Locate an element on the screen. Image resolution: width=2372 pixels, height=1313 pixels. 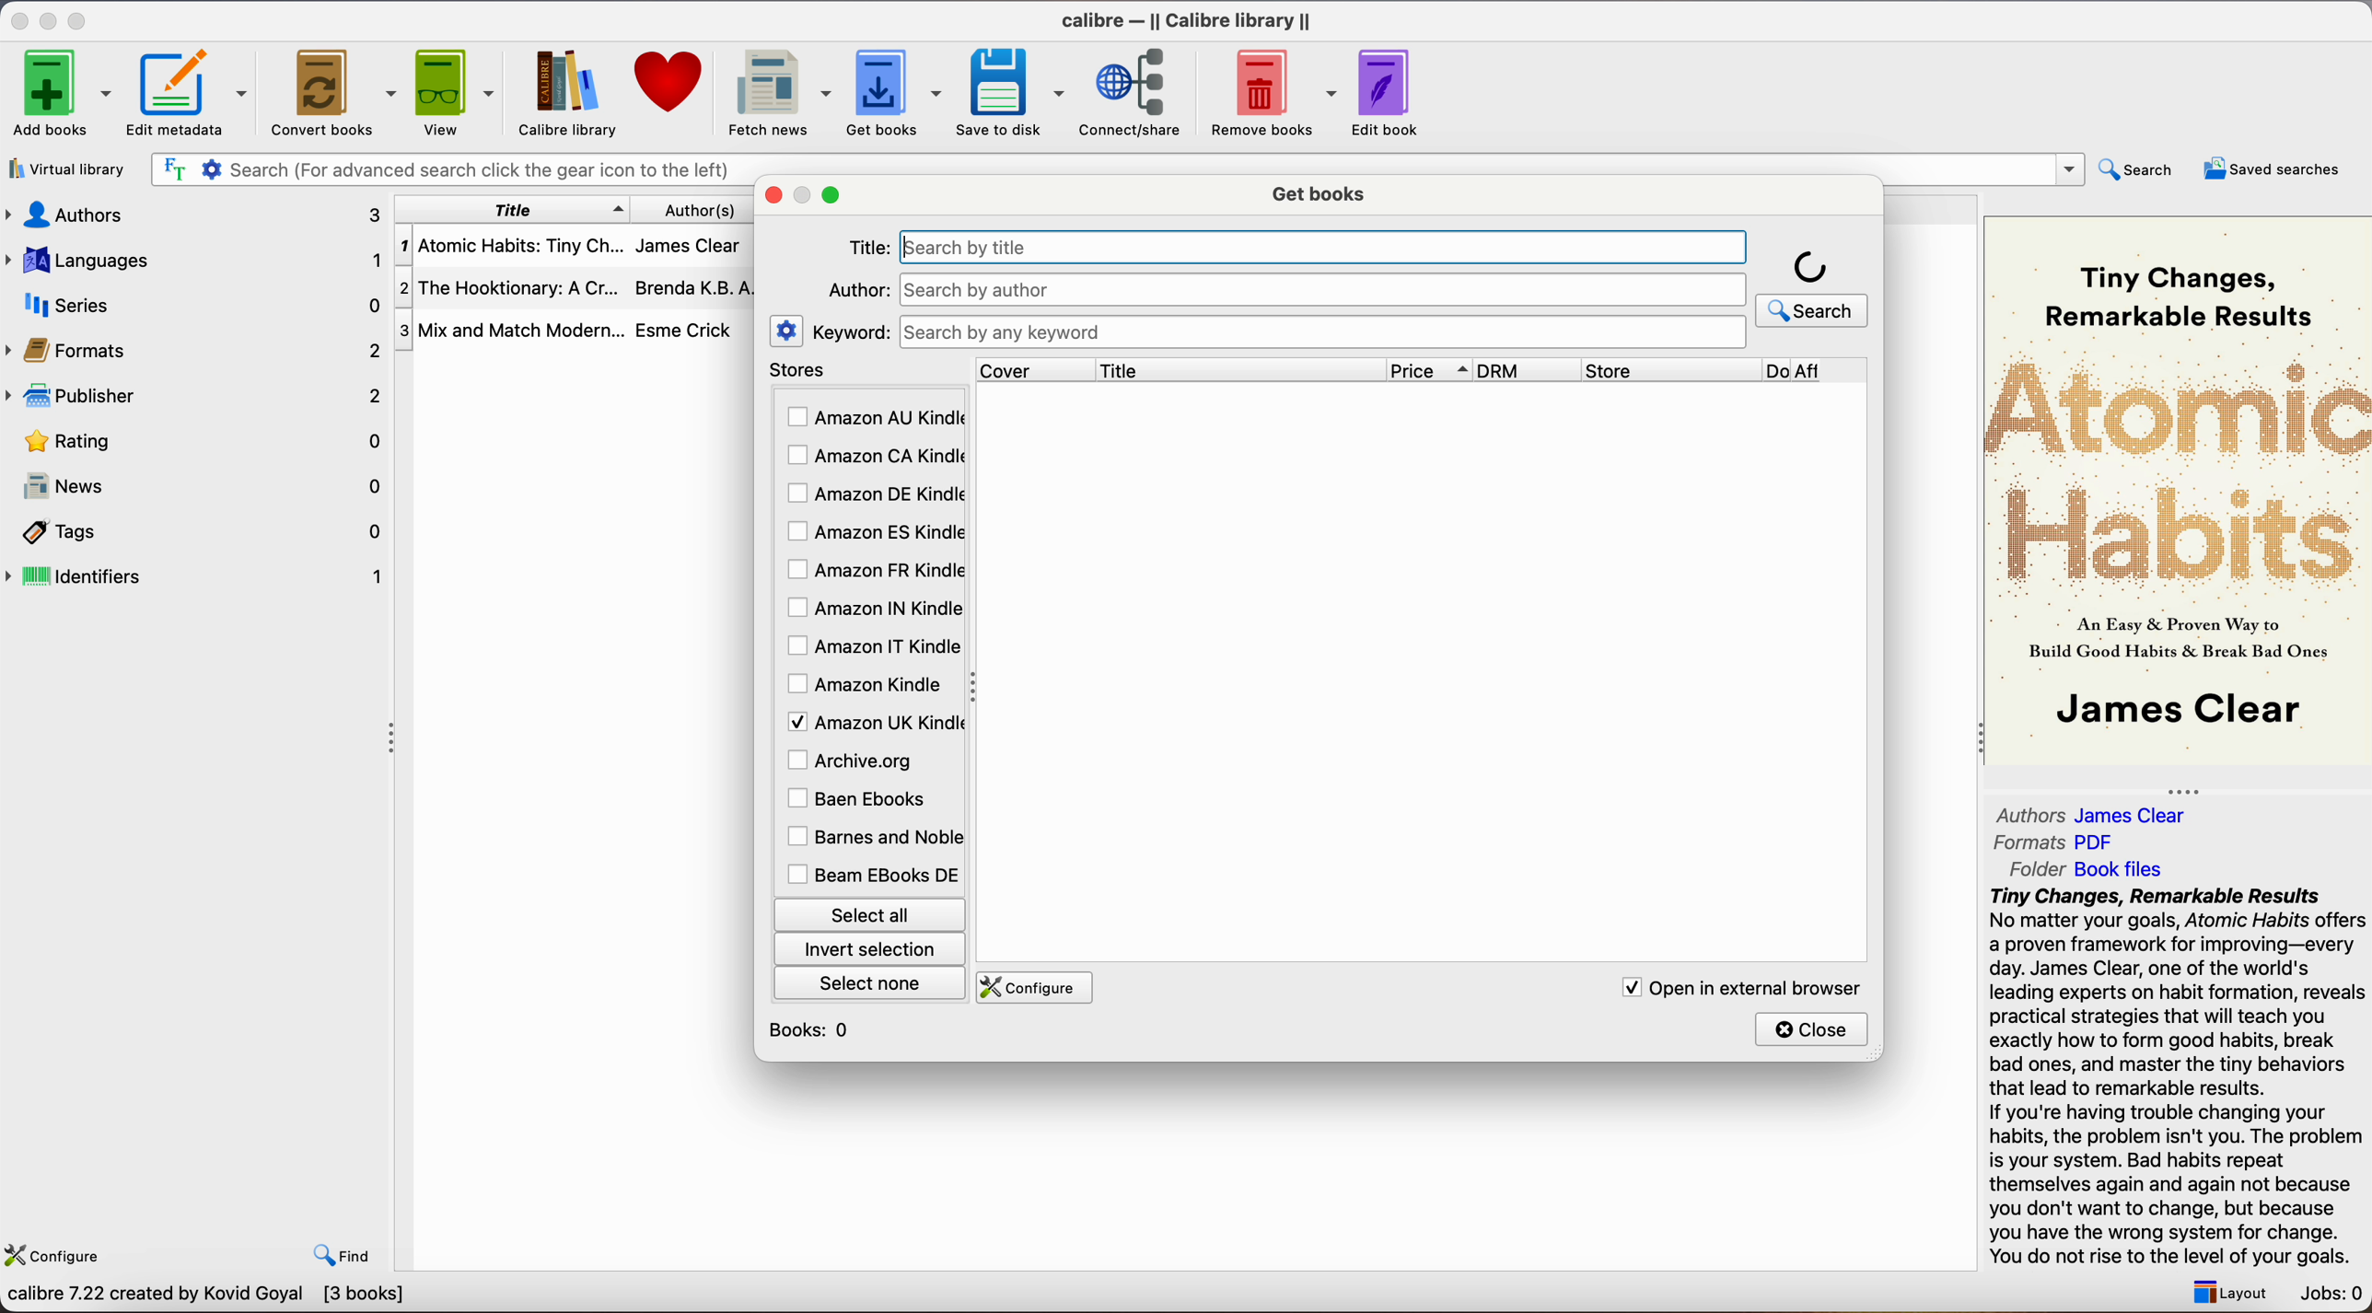
close is located at coordinates (17, 20).